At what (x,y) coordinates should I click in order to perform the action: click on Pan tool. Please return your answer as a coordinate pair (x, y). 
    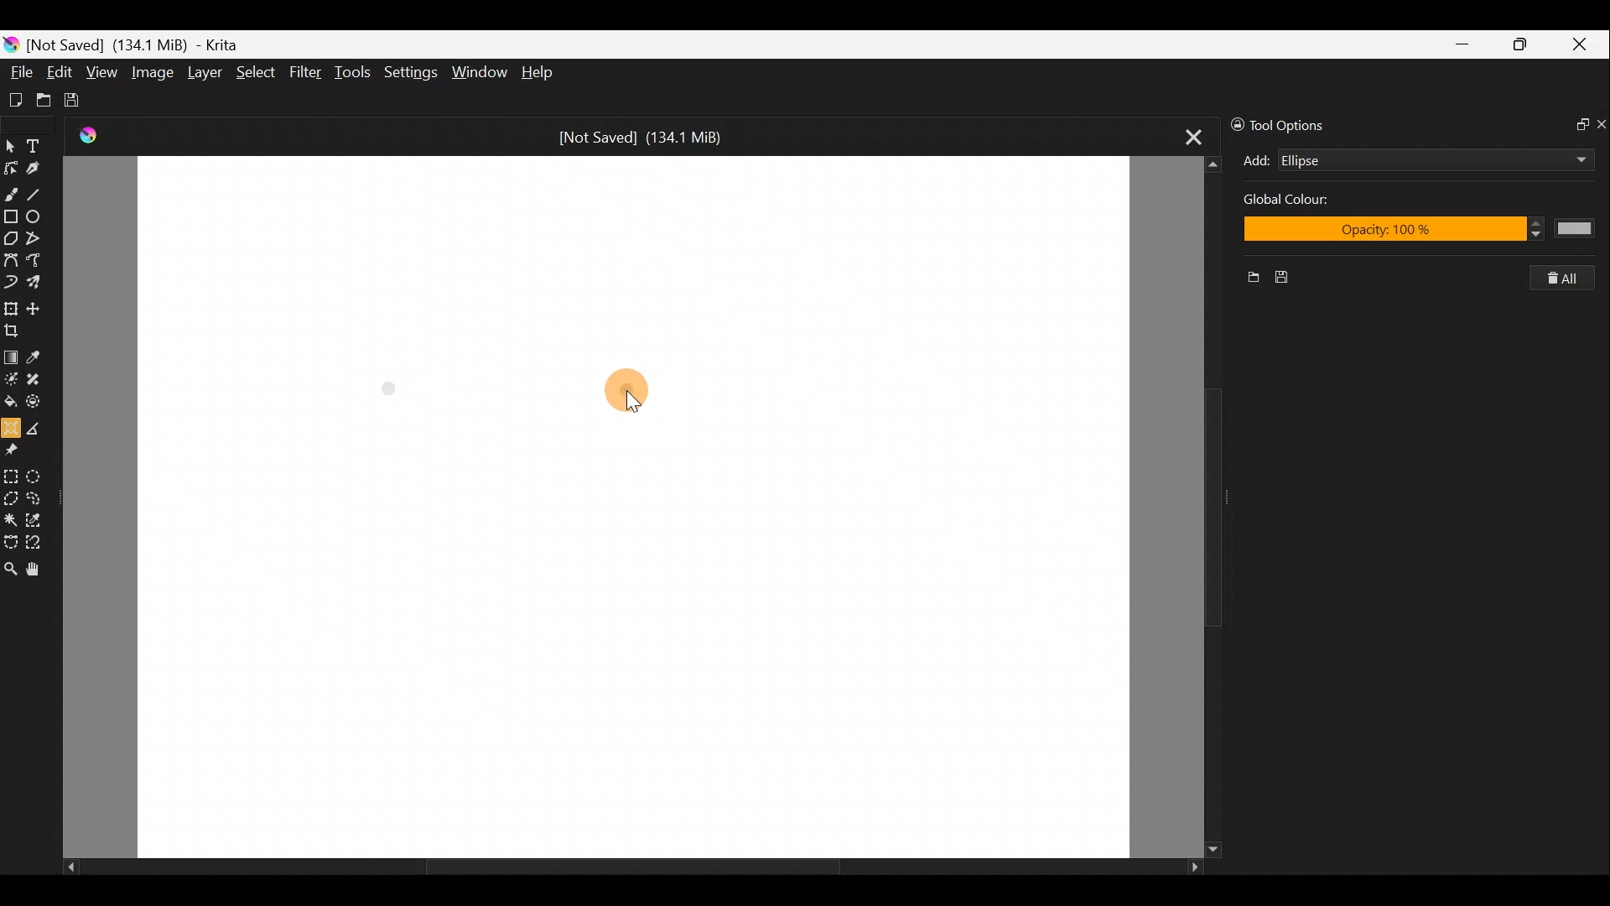
    Looking at the image, I should click on (34, 569).